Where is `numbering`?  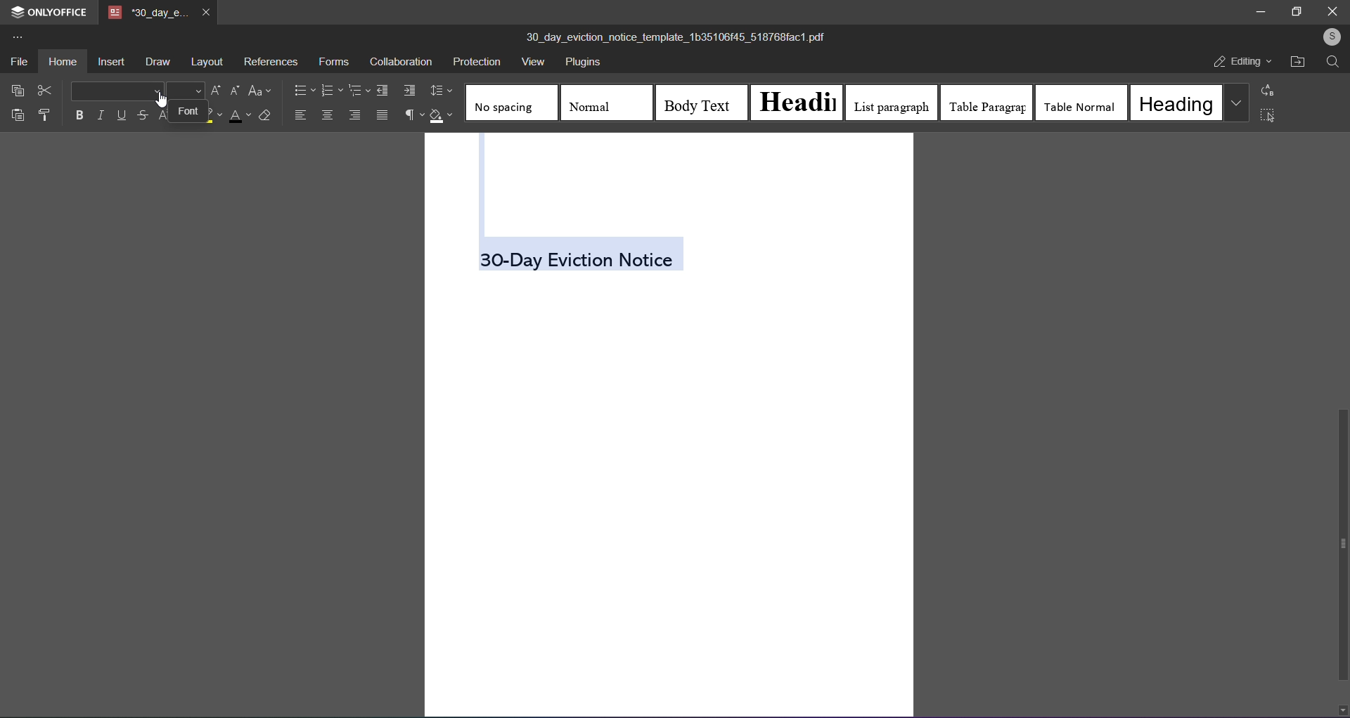
numbering is located at coordinates (332, 89).